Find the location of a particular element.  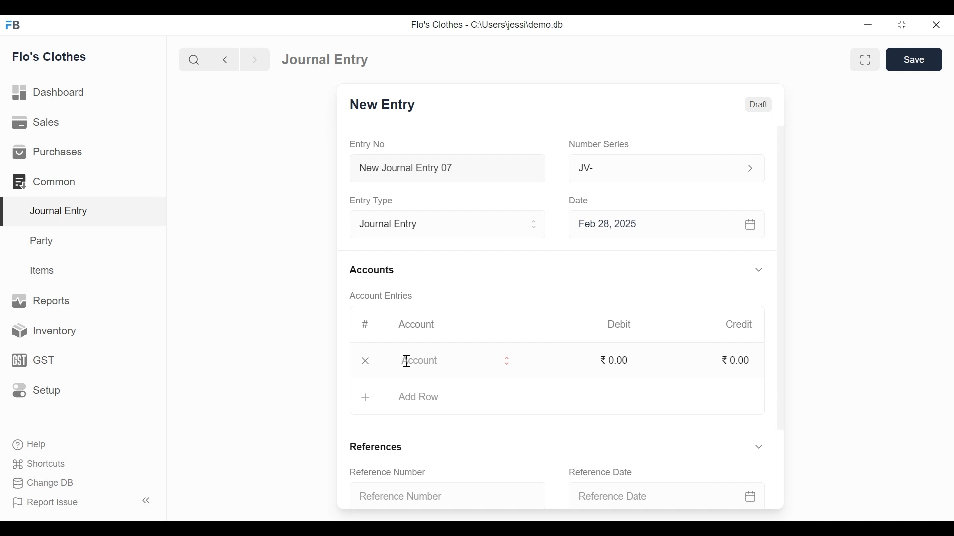

Account is located at coordinates (443, 363).